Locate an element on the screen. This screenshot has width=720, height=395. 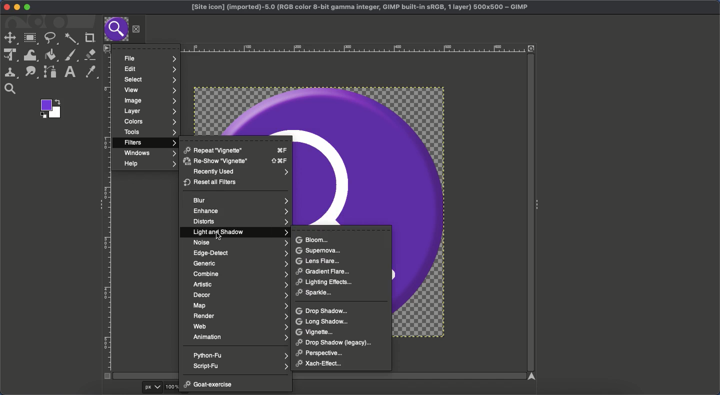
Animation is located at coordinates (240, 337).